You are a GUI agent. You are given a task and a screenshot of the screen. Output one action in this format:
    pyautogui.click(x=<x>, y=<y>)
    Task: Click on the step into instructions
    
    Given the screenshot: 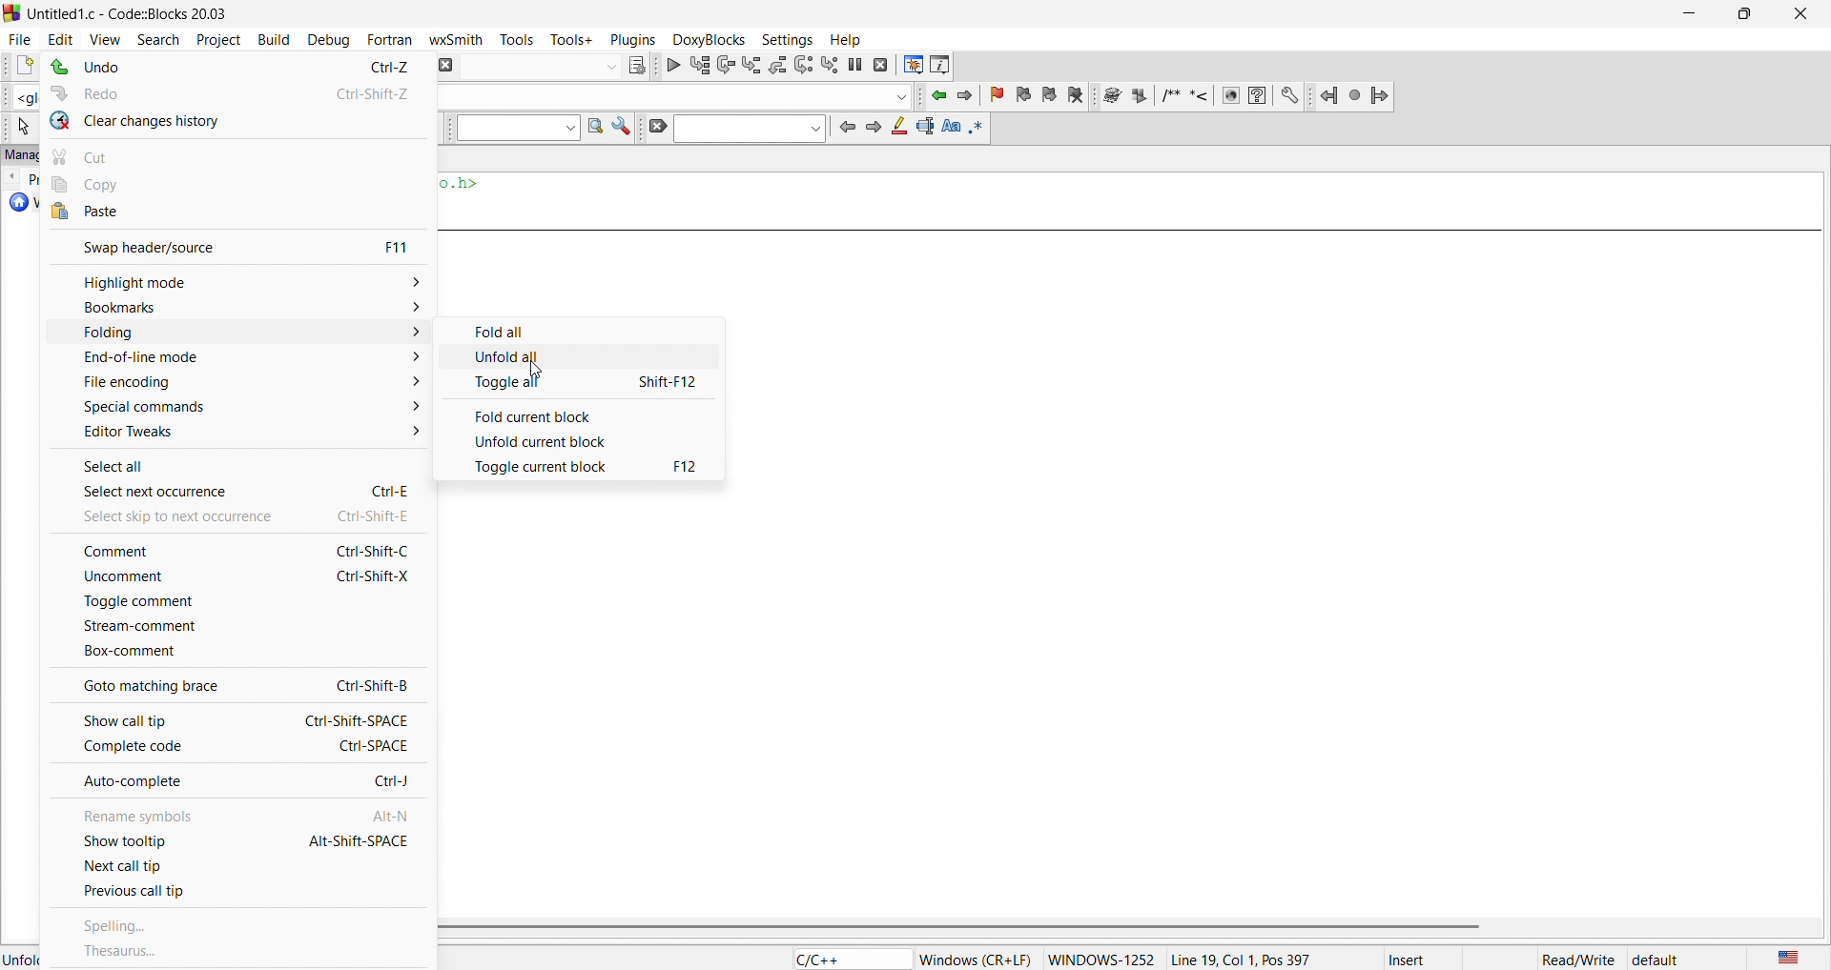 What is the action you would take?
    pyautogui.click(x=831, y=64)
    